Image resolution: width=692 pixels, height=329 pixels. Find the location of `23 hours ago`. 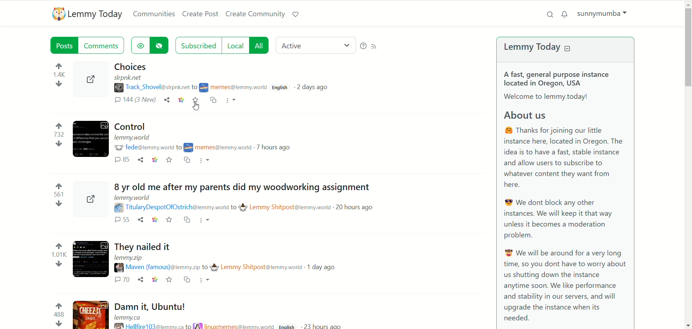

23 hours ago is located at coordinates (322, 325).